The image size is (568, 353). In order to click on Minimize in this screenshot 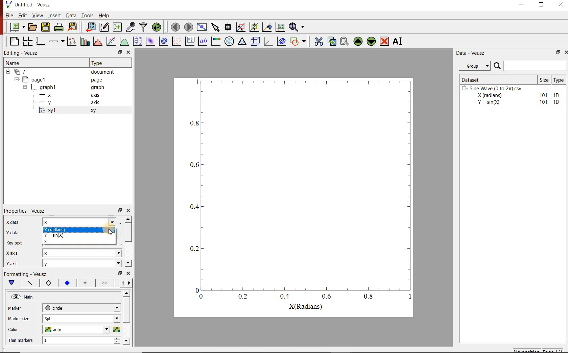, I will do `click(521, 5)`.